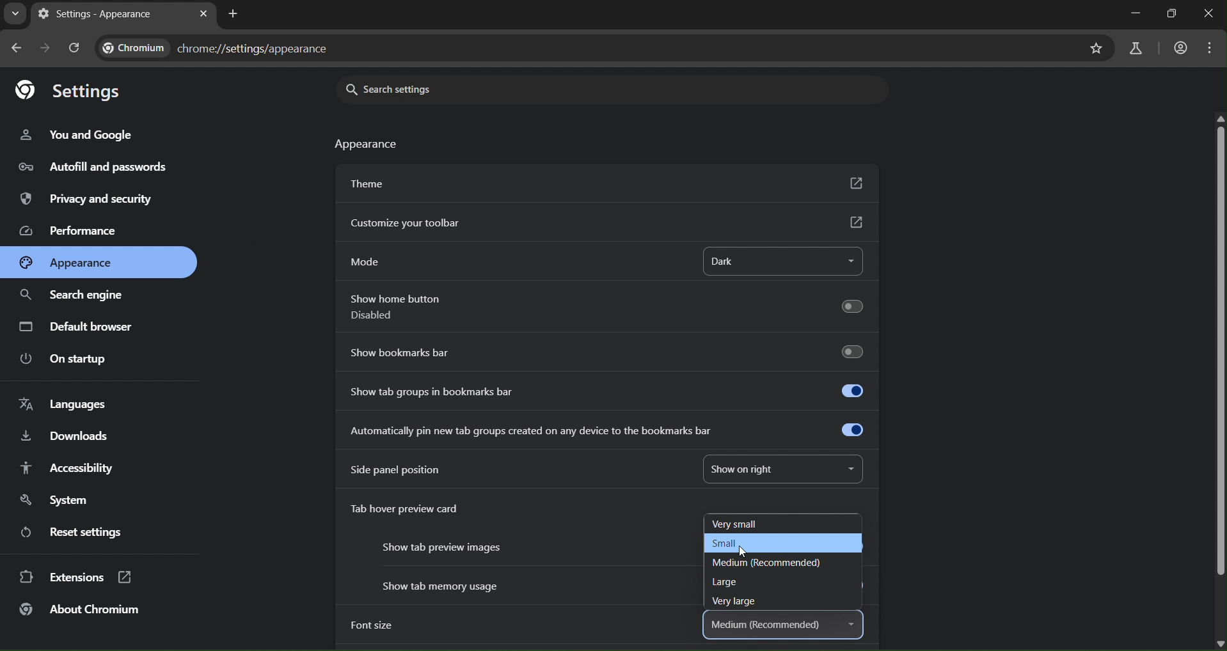 The image size is (1227, 651). I want to click on about chromium, so click(83, 609).